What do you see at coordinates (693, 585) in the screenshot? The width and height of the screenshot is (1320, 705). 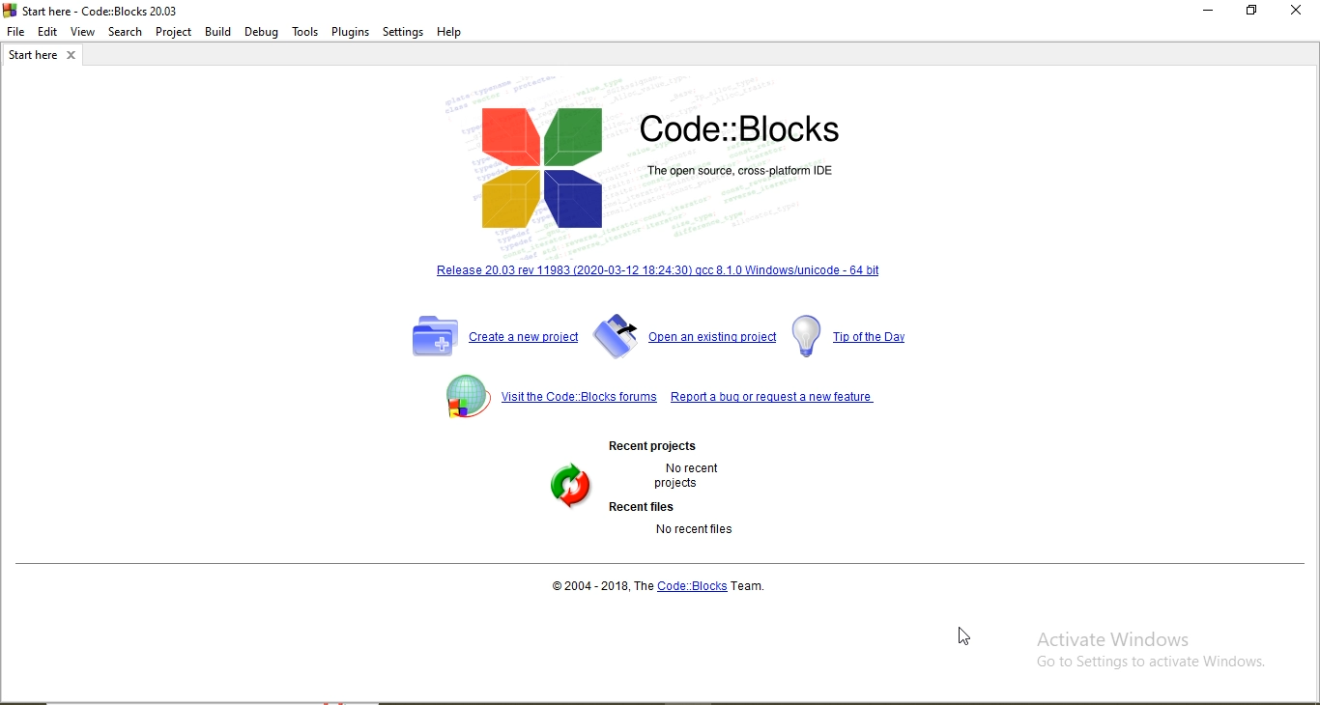 I see `Code :: Blocks ` at bounding box center [693, 585].